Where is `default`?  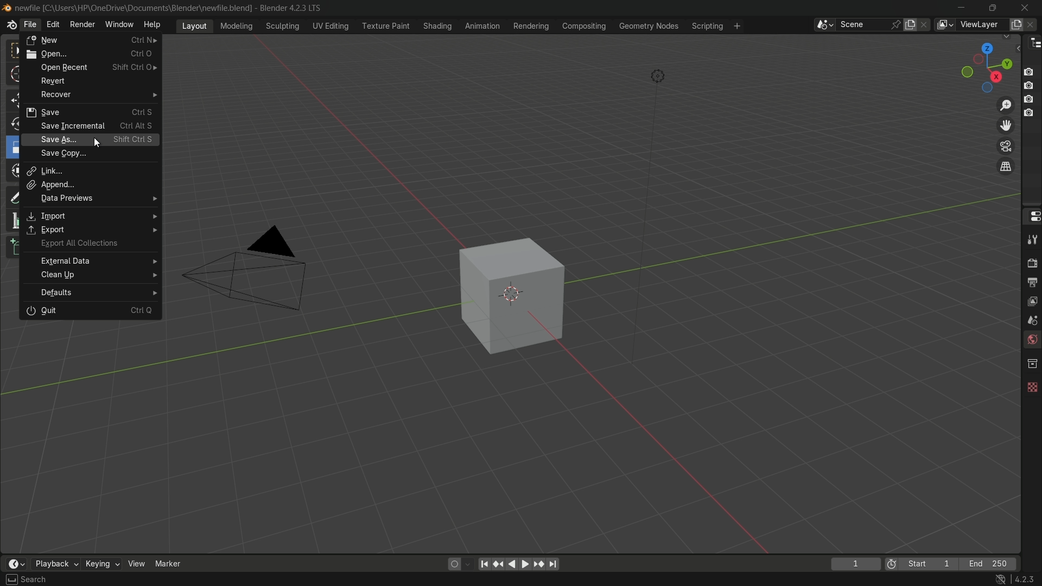
default is located at coordinates (88, 293).